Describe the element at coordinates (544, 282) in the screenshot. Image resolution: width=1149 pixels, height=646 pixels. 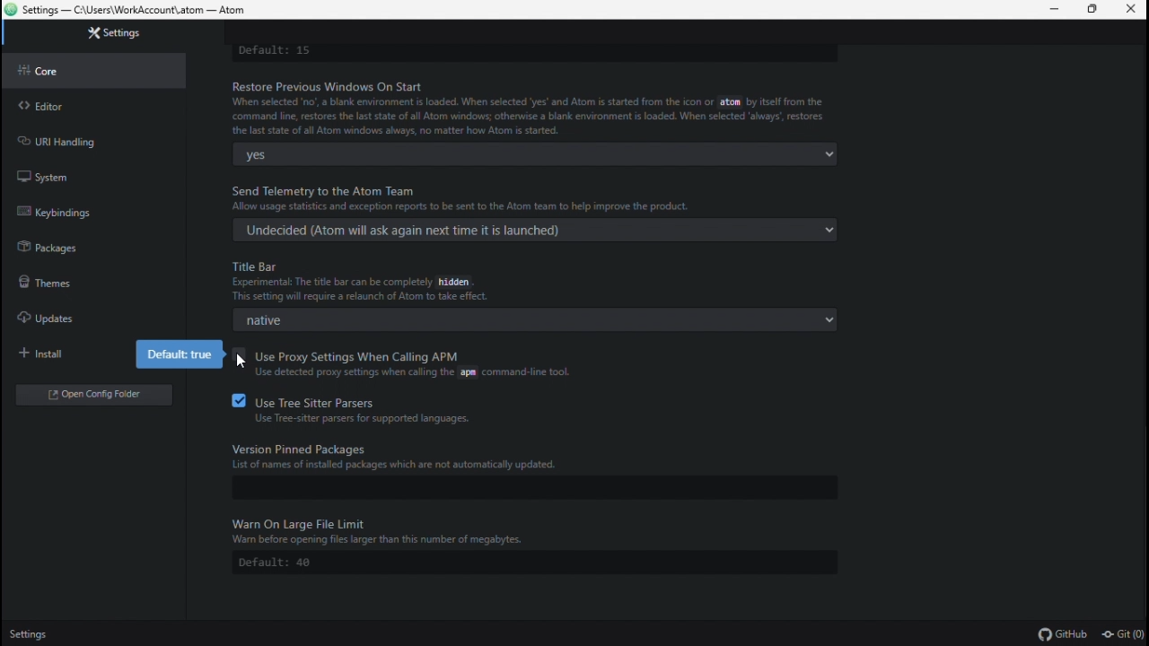
I see `Title bar` at that location.